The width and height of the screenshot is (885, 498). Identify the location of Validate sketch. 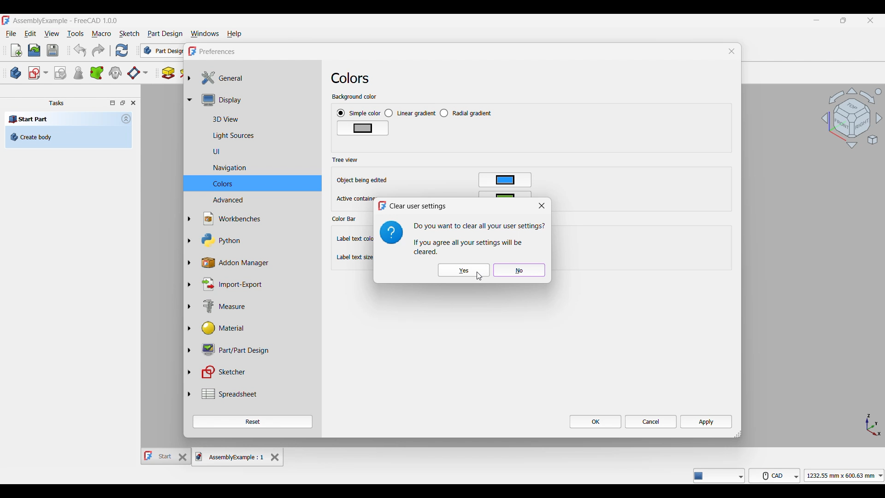
(60, 73).